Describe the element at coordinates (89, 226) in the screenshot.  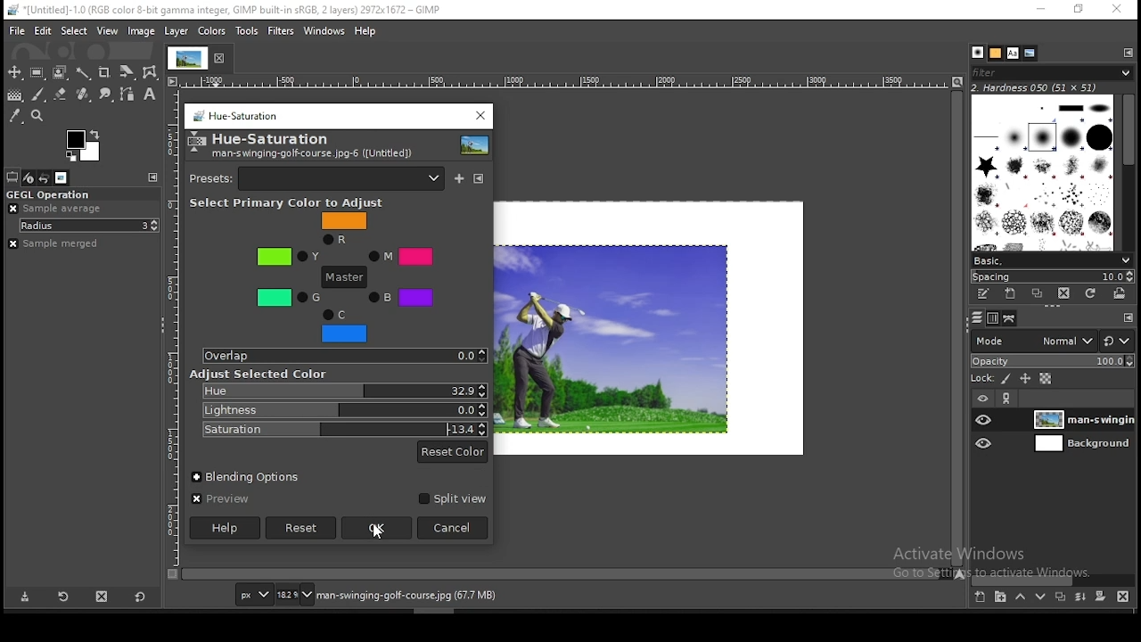
I see `radius` at that location.